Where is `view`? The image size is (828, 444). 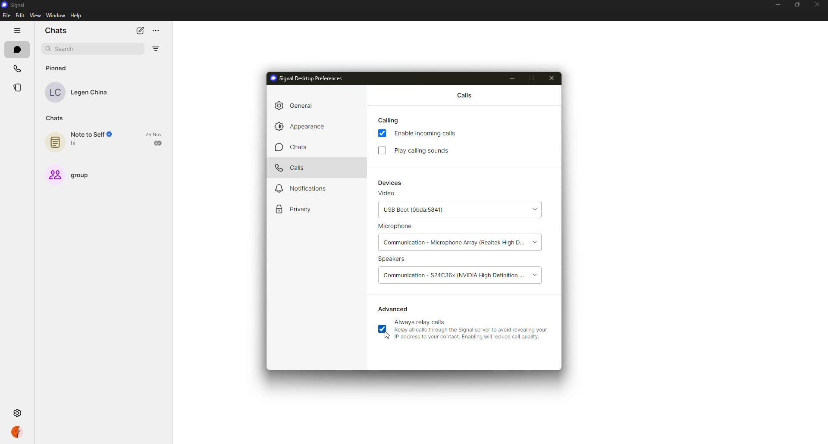
view is located at coordinates (37, 16).